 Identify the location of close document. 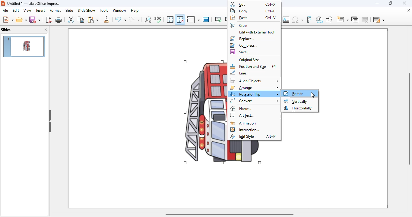
(408, 10).